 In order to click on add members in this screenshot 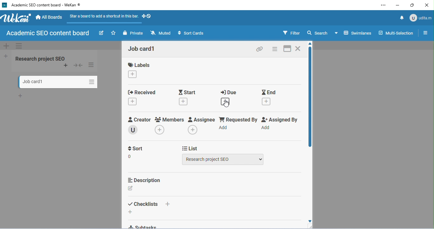, I will do `click(159, 130)`.